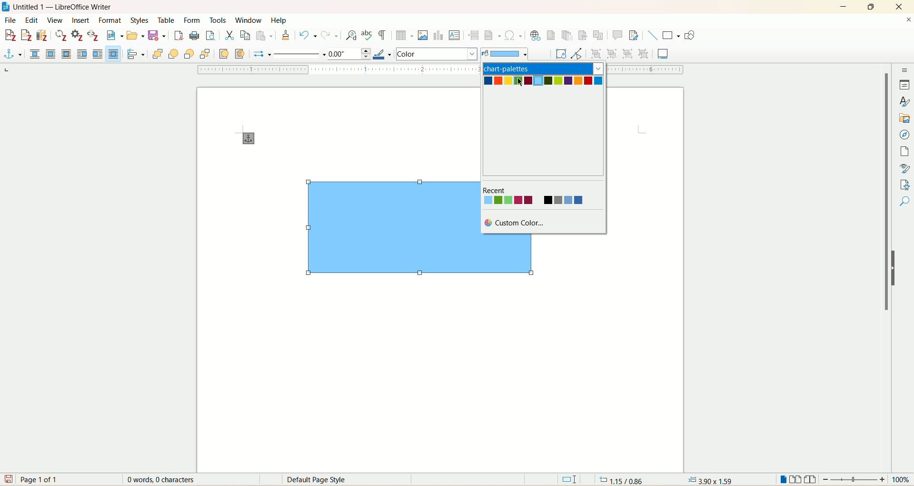 This screenshot has height=486, width=914. Describe the element at coordinates (597, 53) in the screenshot. I see `group` at that location.